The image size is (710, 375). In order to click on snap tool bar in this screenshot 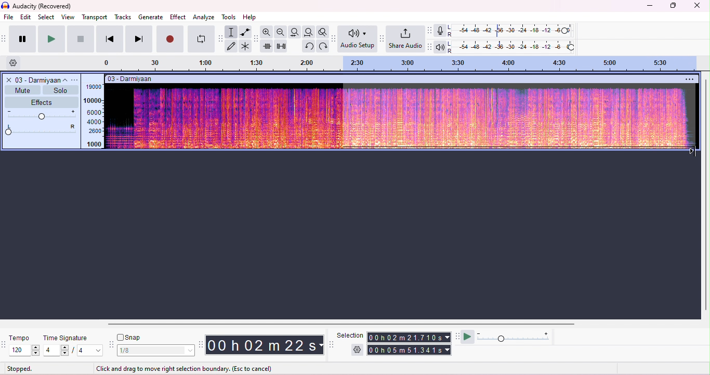, I will do `click(113, 345)`.